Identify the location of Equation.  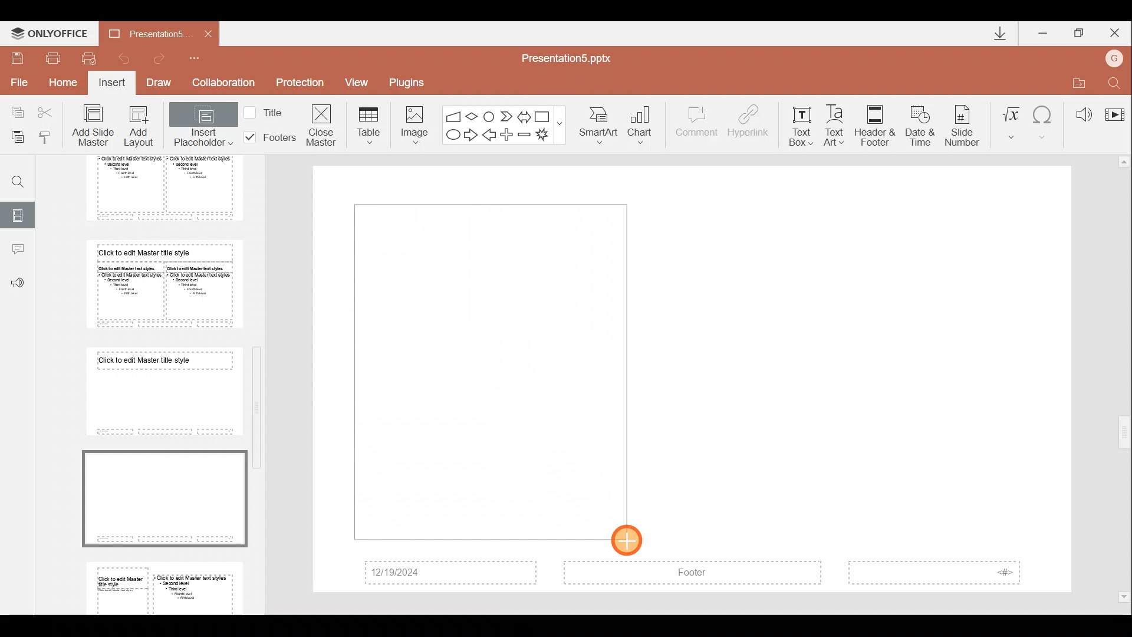
(1011, 121).